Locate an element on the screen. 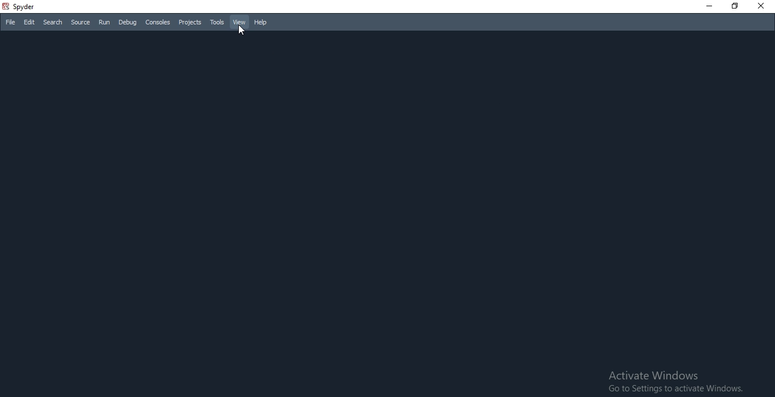 This screenshot has width=775, height=397. Run is located at coordinates (106, 24).